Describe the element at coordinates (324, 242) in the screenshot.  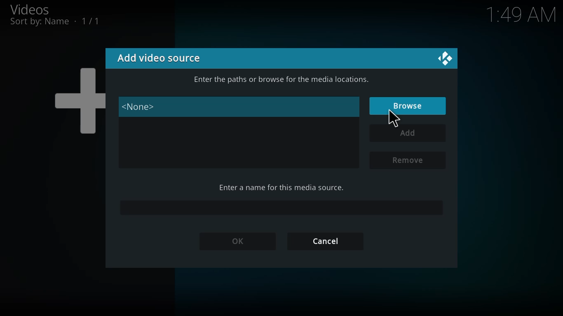
I see `cancel` at that location.